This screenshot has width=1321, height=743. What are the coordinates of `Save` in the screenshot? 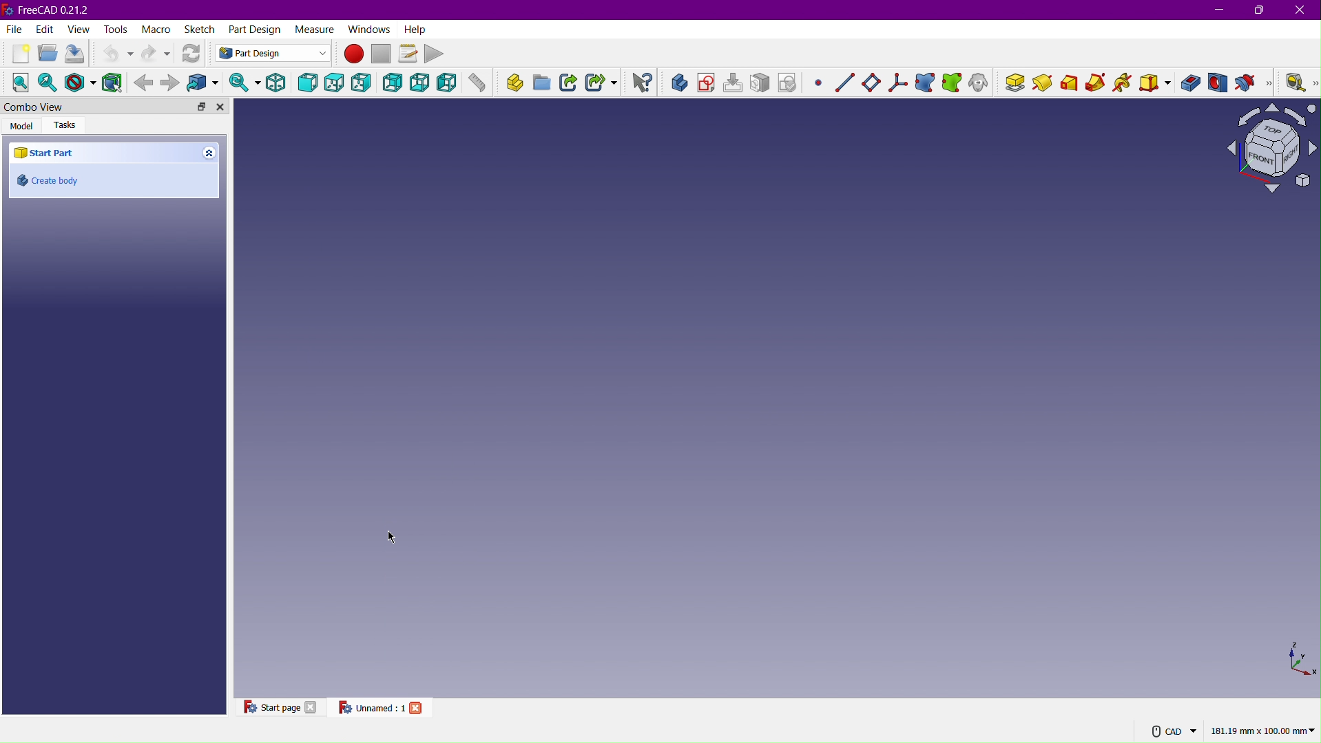 It's located at (76, 54).